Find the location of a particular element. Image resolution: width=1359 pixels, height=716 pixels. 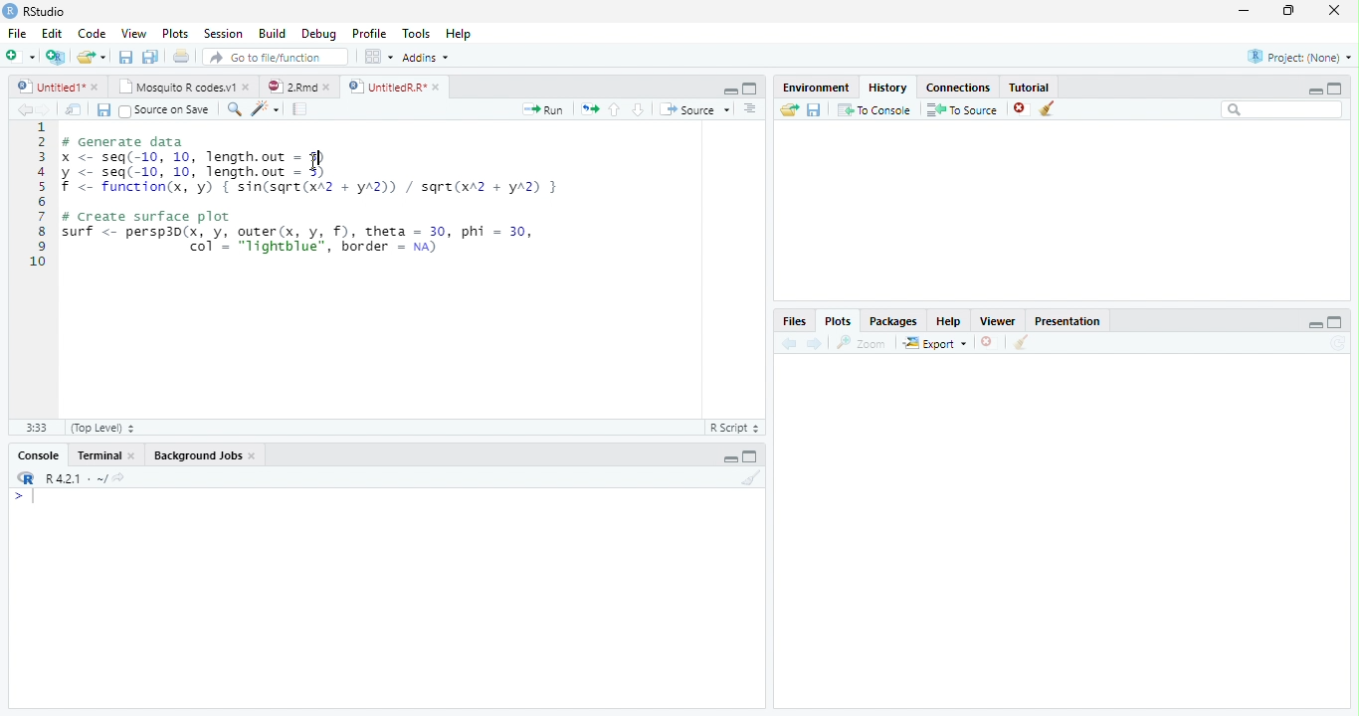

Create a project is located at coordinates (54, 57).